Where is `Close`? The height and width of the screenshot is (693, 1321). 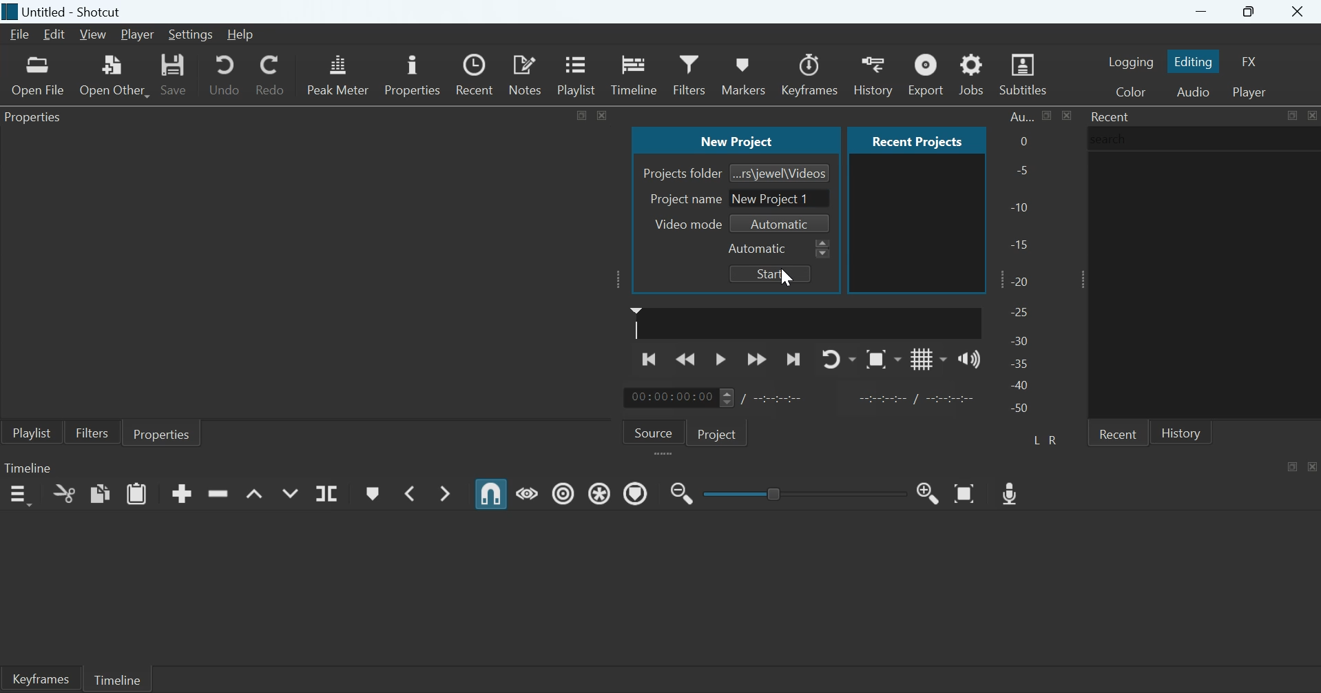
Close is located at coordinates (1299, 12).